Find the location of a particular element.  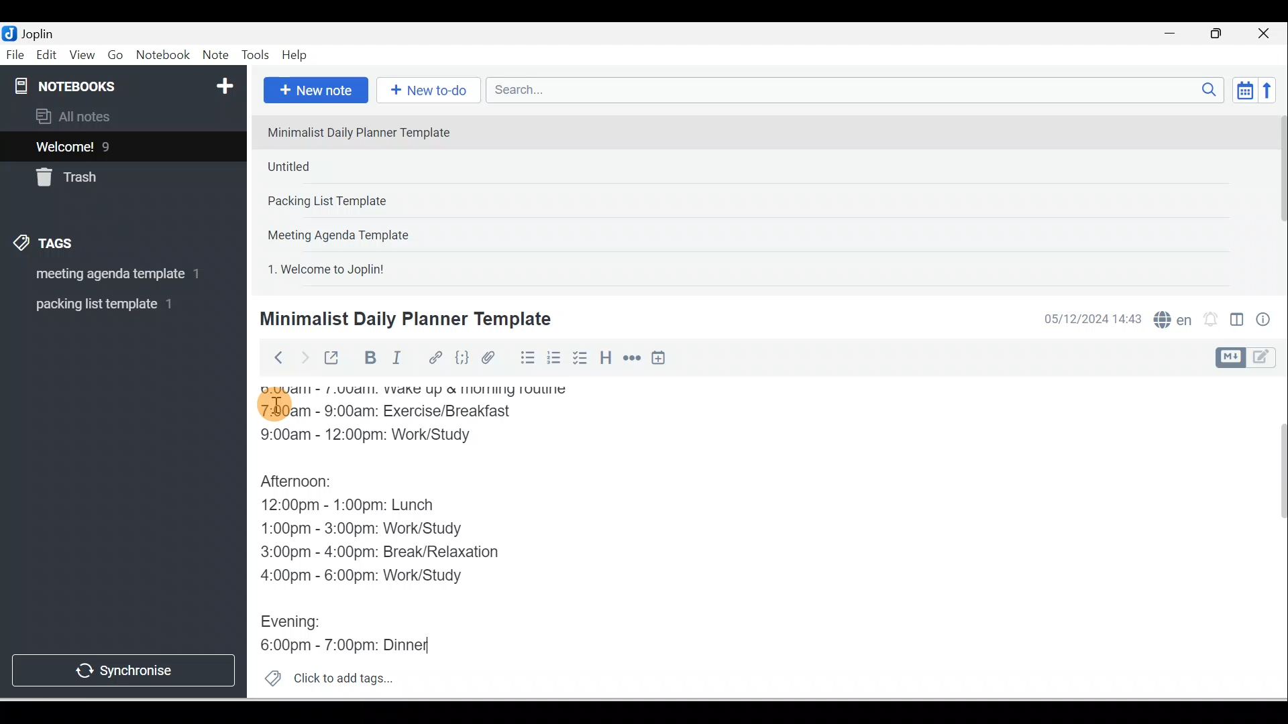

Scroll bar is located at coordinates (1273, 538).